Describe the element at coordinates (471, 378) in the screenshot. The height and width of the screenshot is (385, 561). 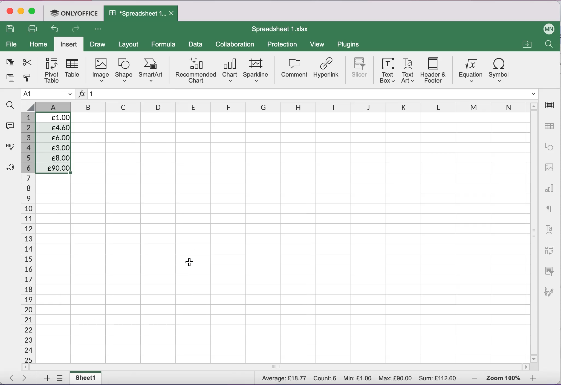
I see `zoom out` at that location.